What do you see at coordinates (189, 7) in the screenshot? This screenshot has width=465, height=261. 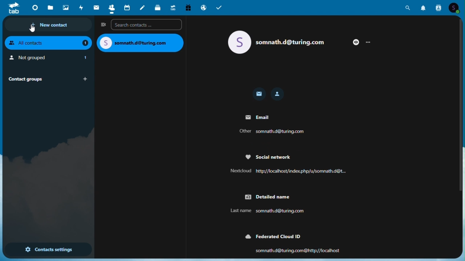 I see `free trial` at bounding box center [189, 7].